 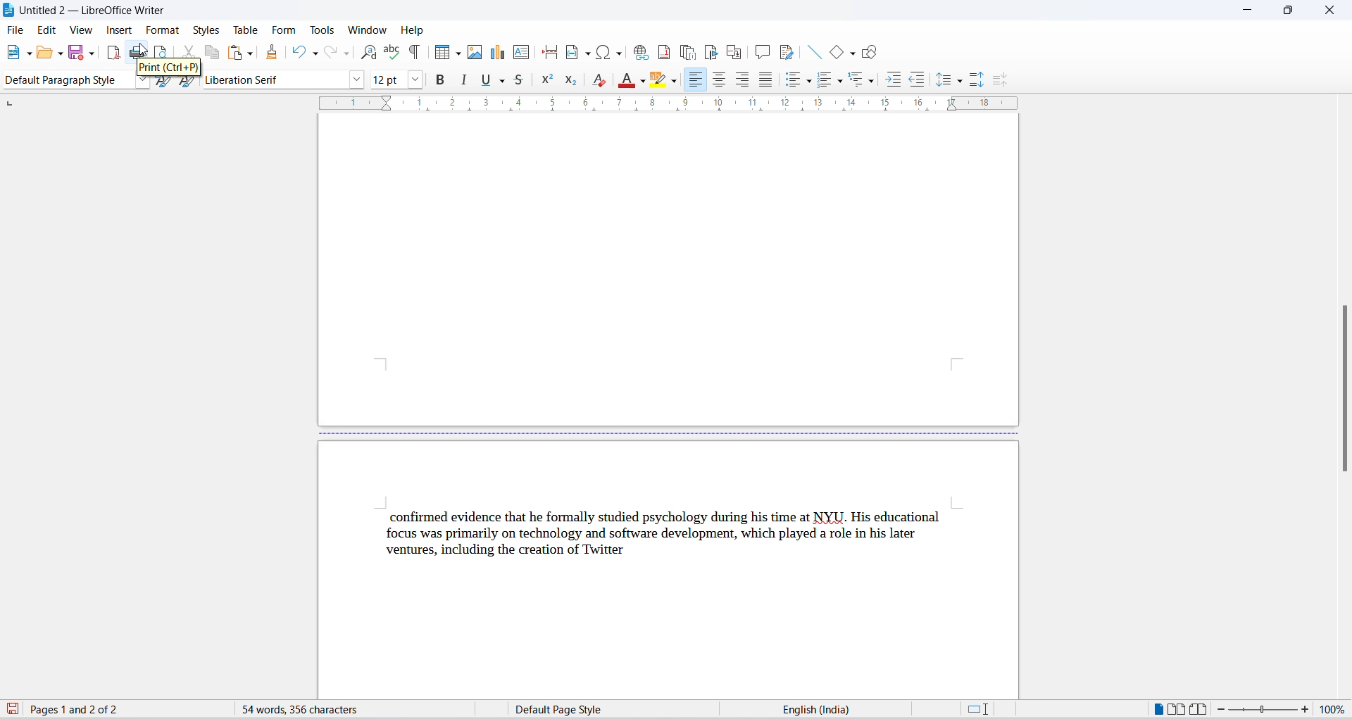 I want to click on multipage view, so click(x=1178, y=708).